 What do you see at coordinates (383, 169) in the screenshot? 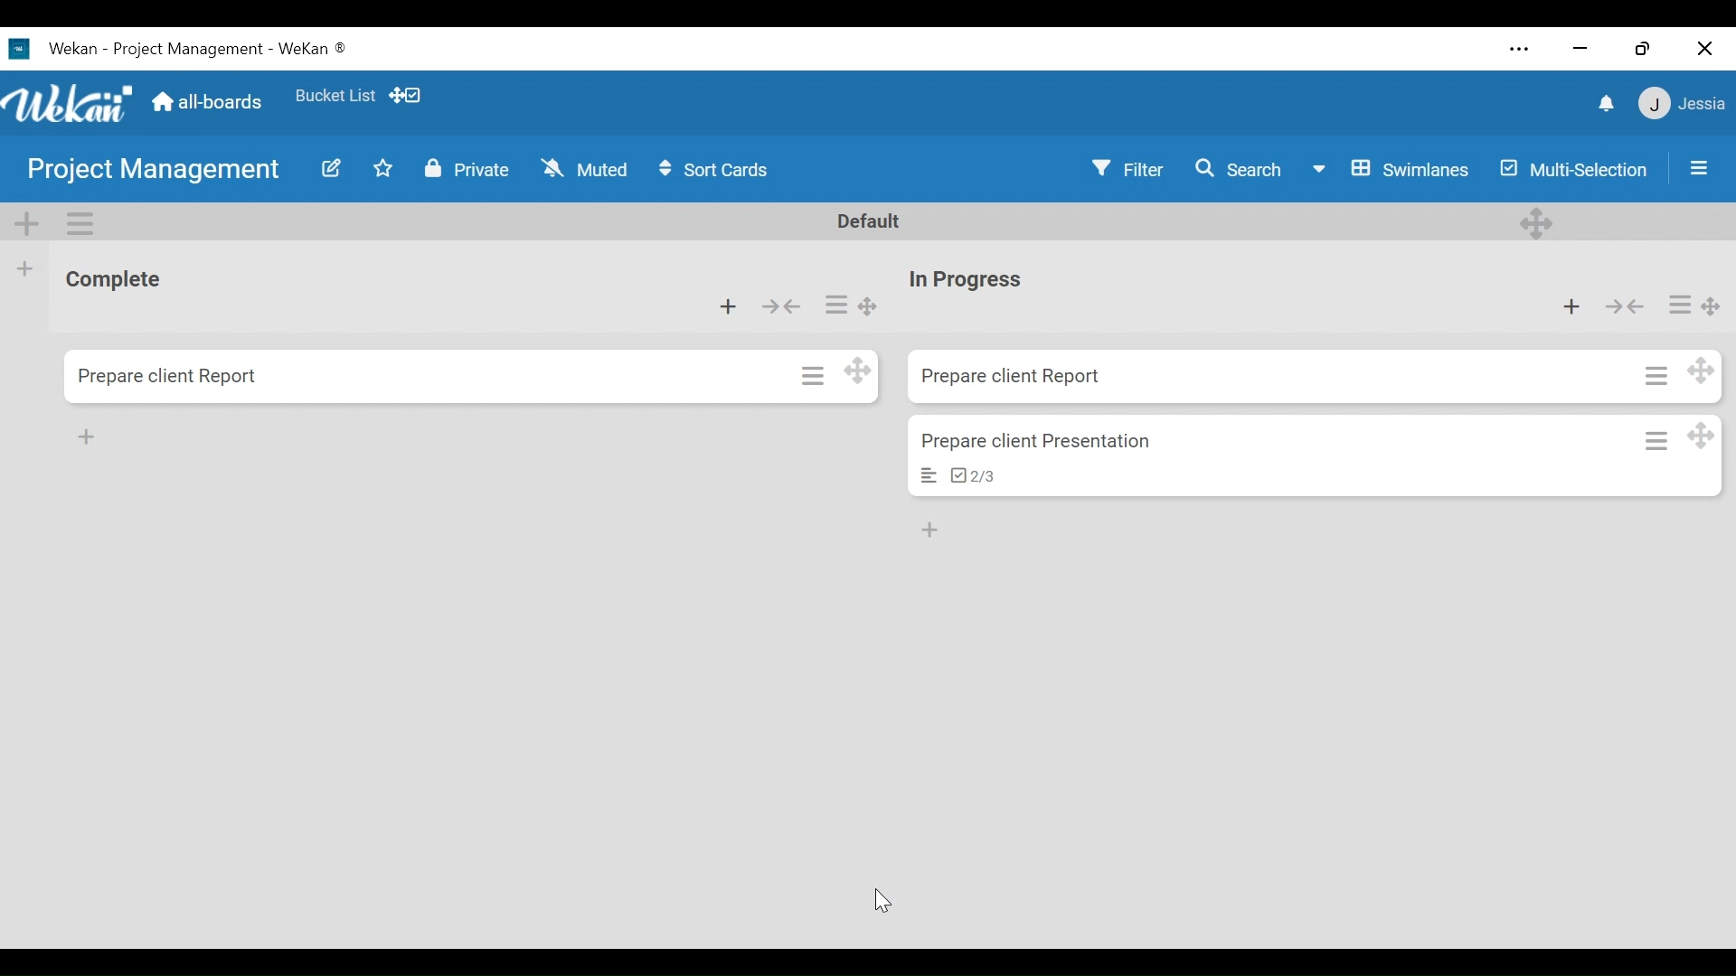
I see `Toggle favorites` at bounding box center [383, 169].